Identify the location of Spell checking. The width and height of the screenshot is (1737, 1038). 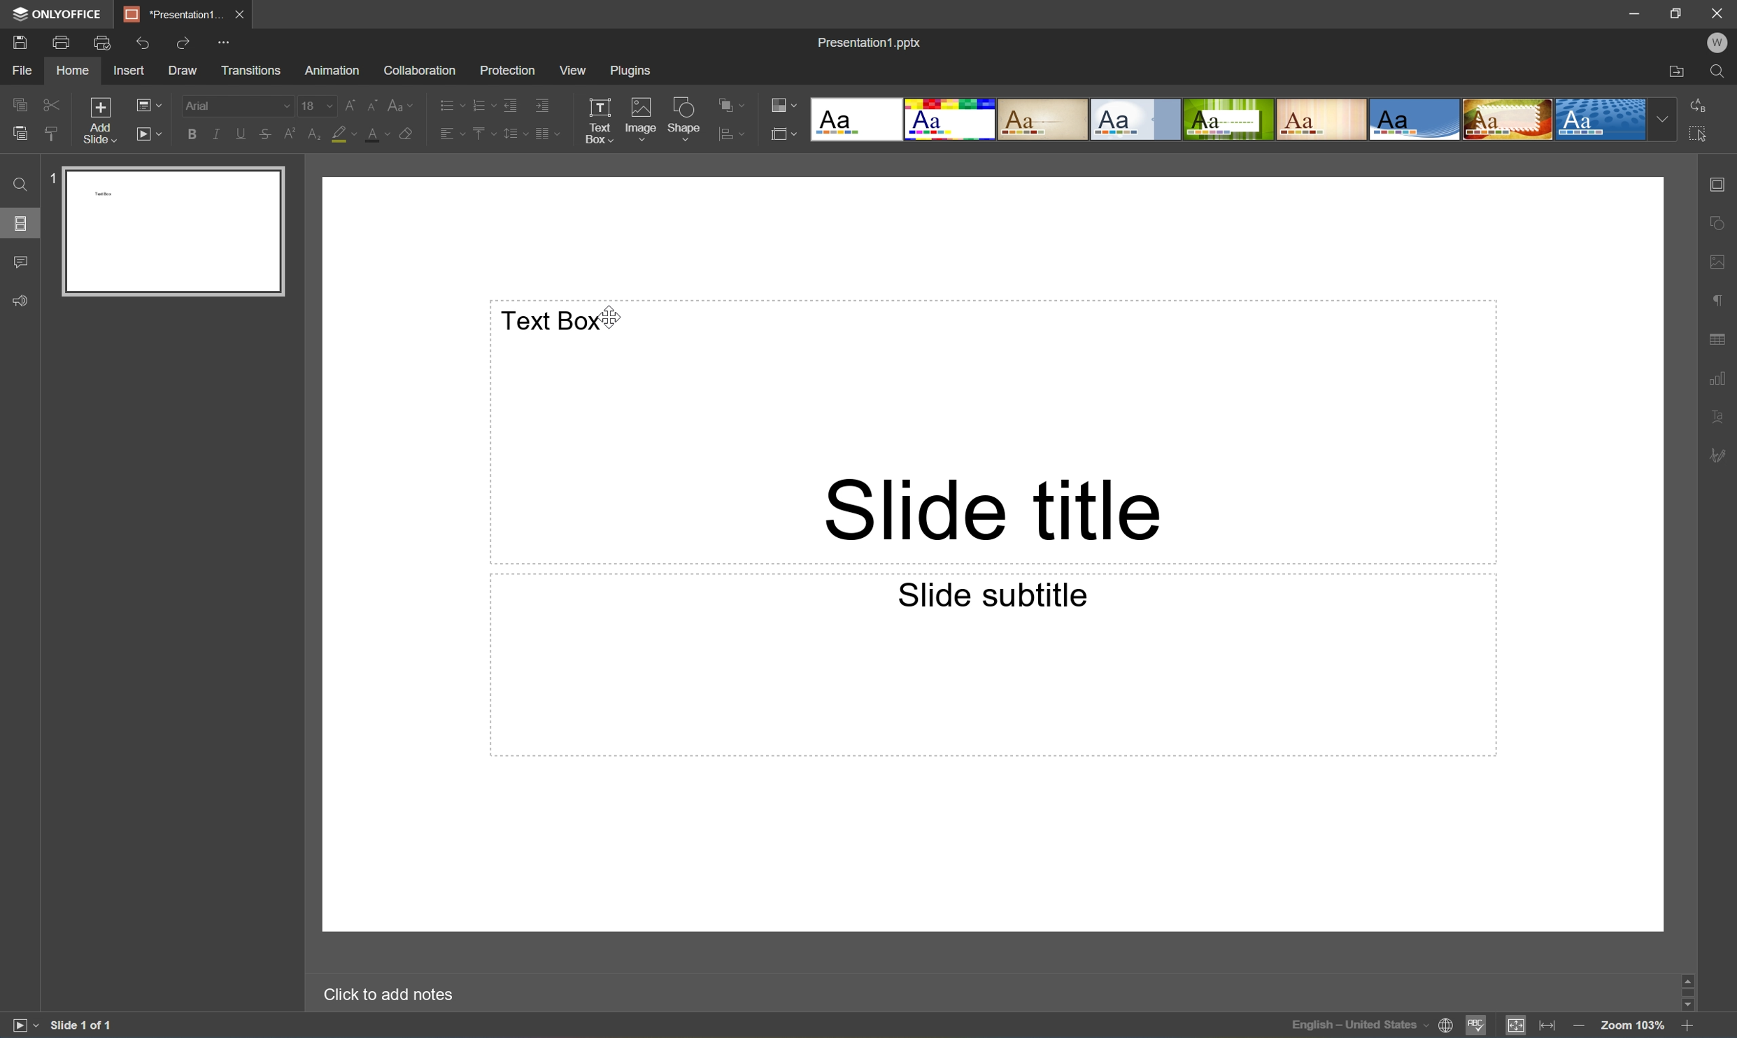
(1475, 1028).